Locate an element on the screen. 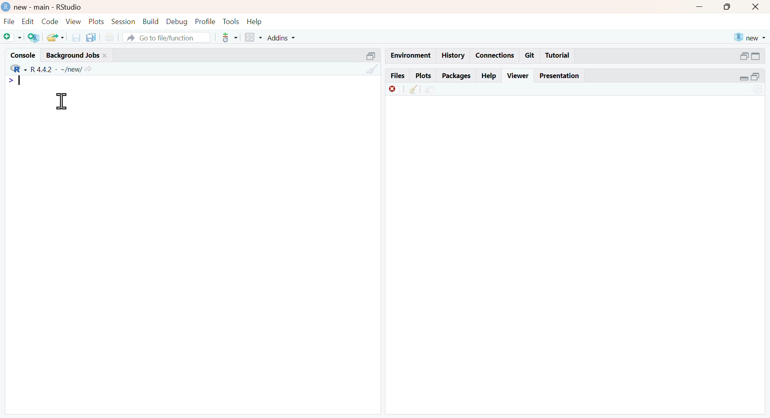 The height and width of the screenshot is (418, 770). close is located at coordinates (756, 7).